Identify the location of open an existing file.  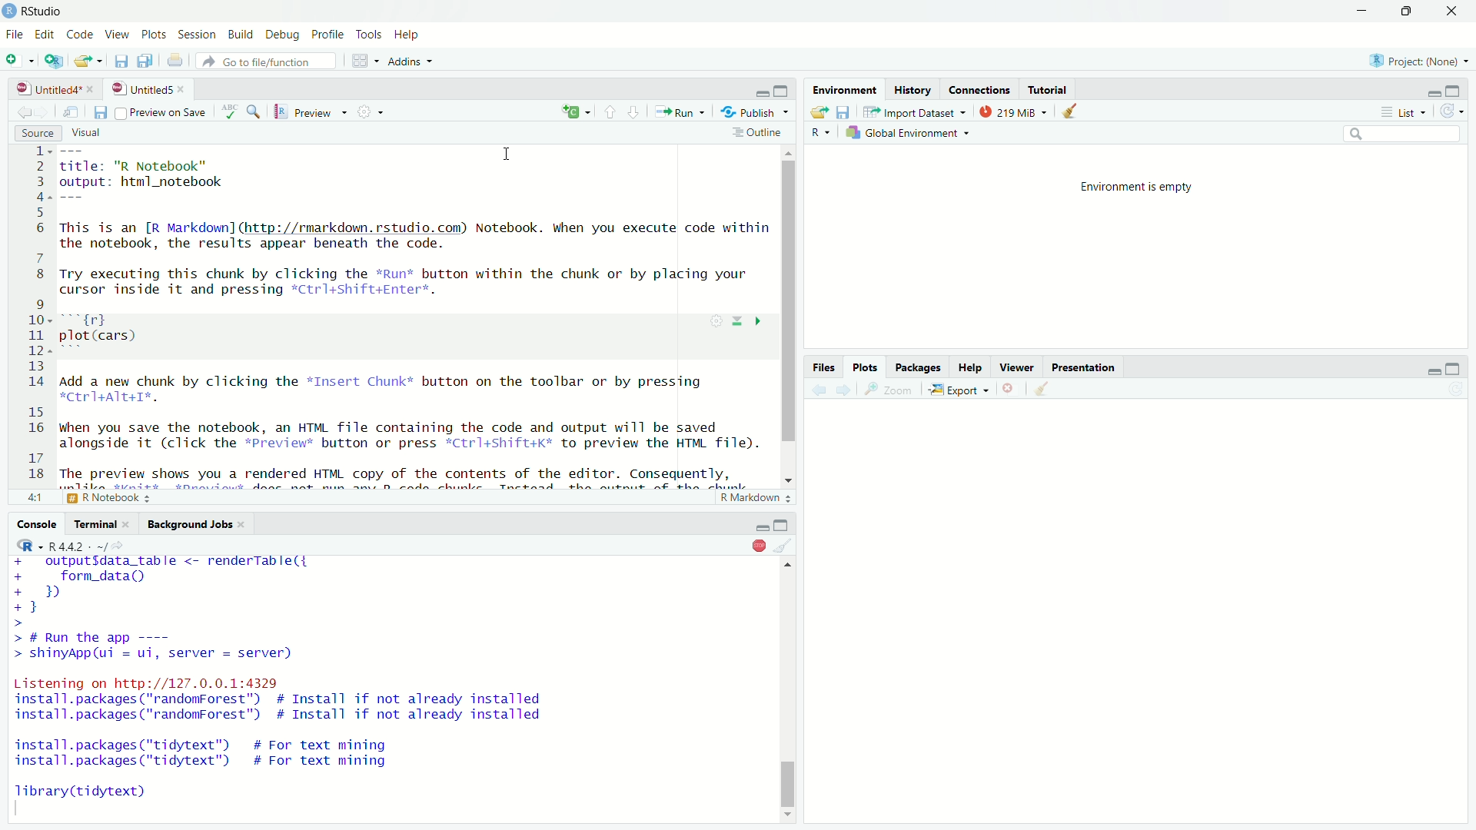
(89, 60).